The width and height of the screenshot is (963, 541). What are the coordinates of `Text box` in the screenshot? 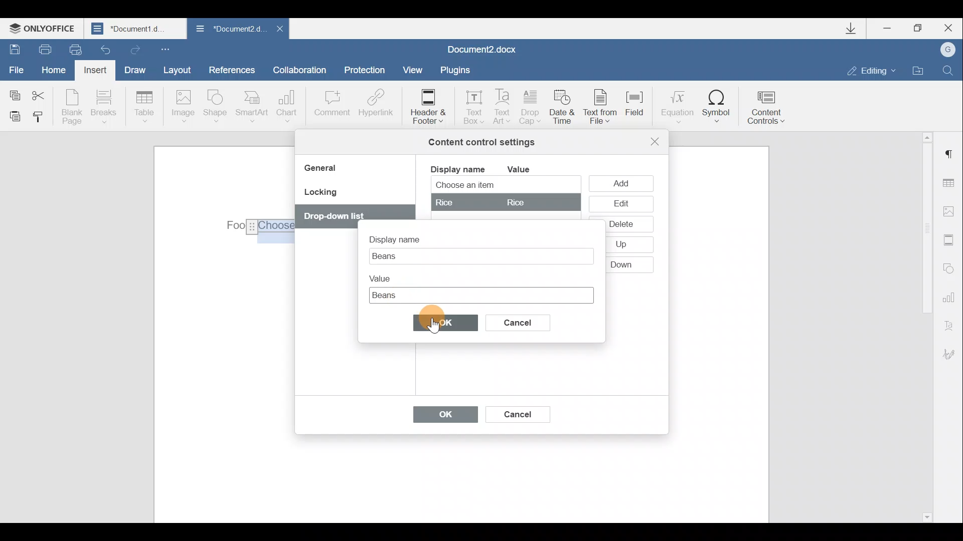 It's located at (470, 104).